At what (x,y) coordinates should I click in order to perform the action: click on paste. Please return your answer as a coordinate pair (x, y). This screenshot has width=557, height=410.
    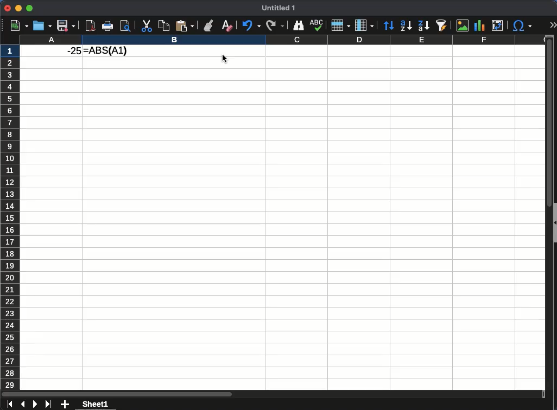
    Looking at the image, I should click on (163, 25).